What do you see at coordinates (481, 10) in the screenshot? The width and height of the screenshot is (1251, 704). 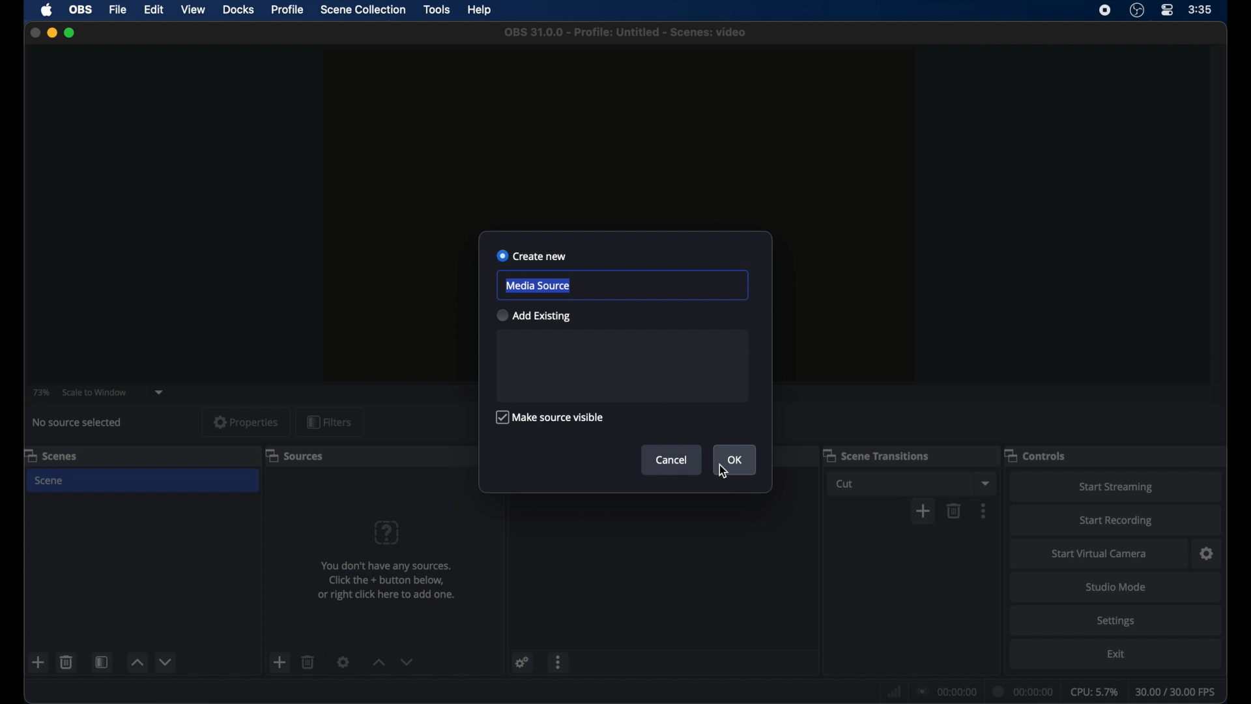 I see `help` at bounding box center [481, 10].